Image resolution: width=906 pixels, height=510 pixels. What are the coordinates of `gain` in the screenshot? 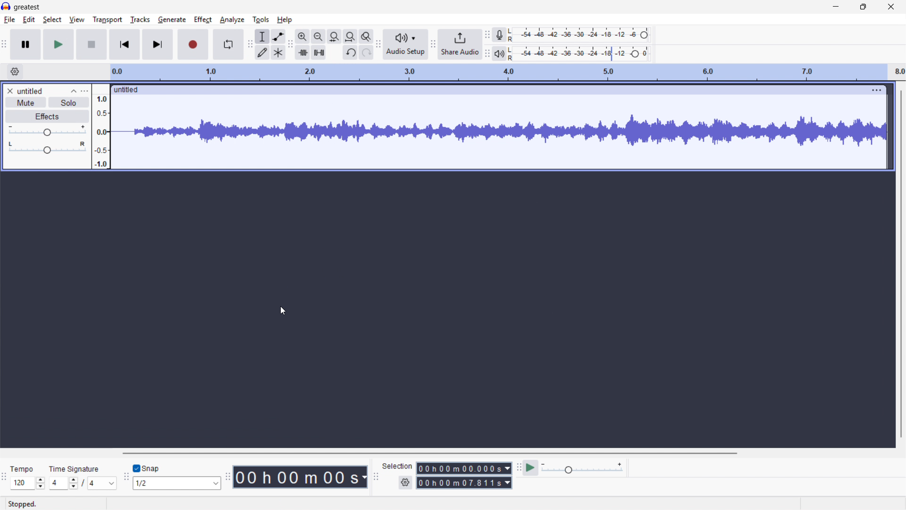 It's located at (47, 131).